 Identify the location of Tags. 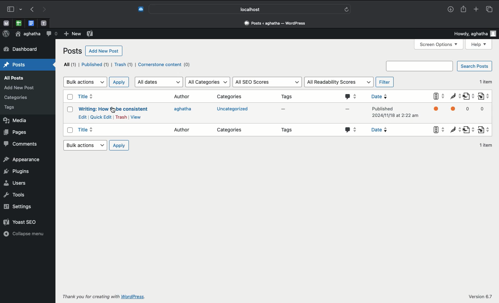
(289, 131).